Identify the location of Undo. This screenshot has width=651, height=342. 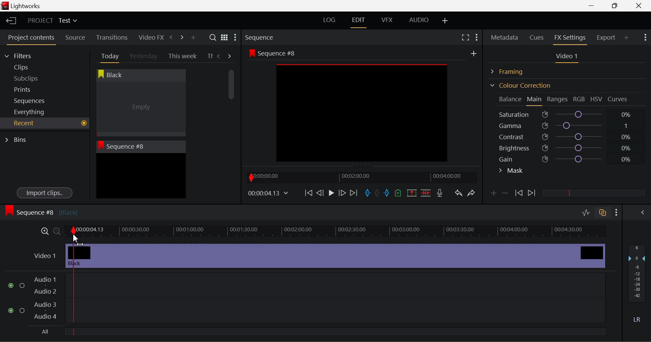
(458, 194).